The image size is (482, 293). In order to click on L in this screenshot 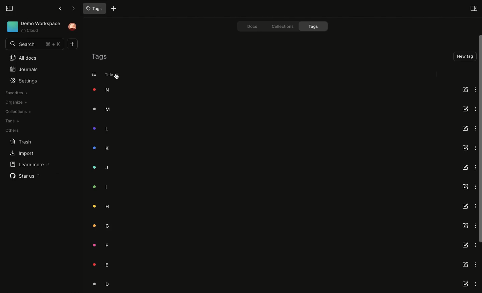, I will do `click(97, 129)`.